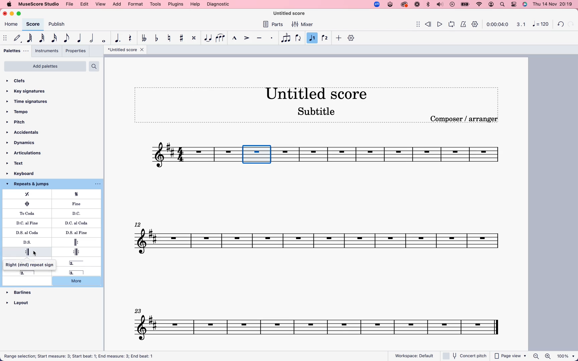 The image size is (578, 361). Describe the element at coordinates (29, 92) in the screenshot. I see `key signatures` at that location.